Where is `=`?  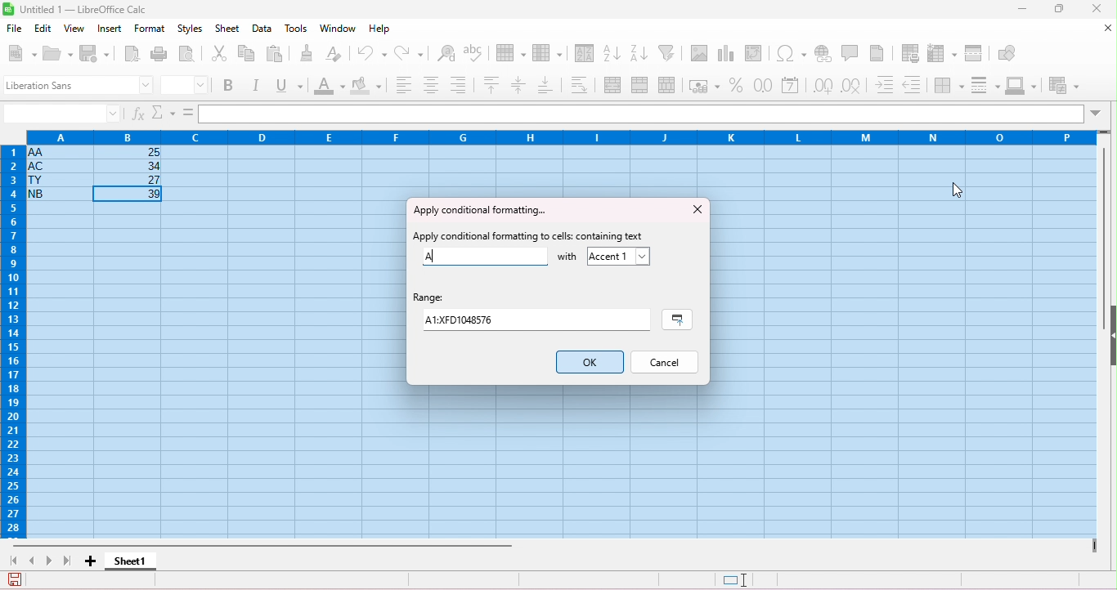 = is located at coordinates (189, 113).